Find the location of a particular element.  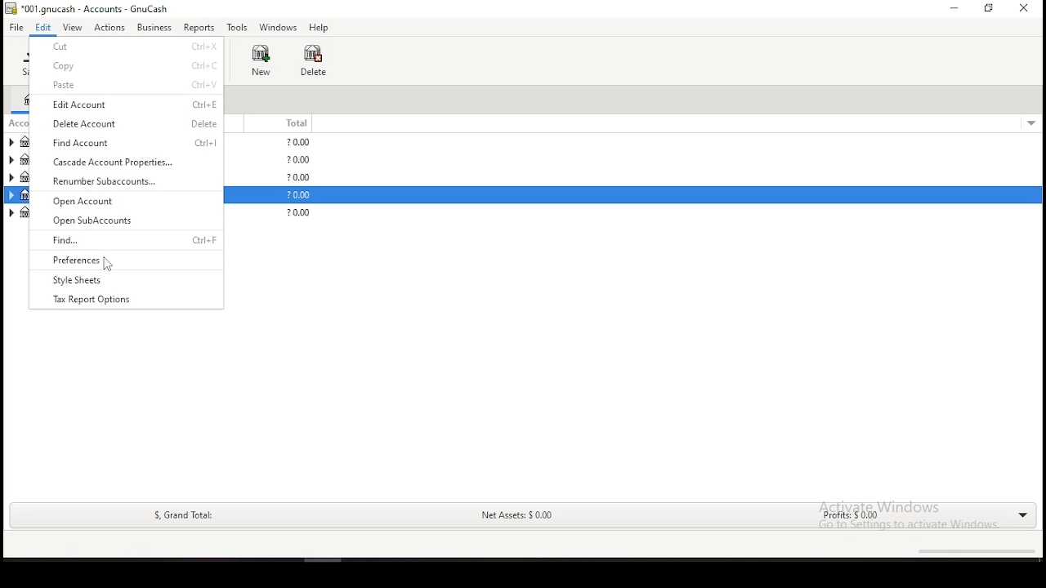

delete account is located at coordinates (132, 124).